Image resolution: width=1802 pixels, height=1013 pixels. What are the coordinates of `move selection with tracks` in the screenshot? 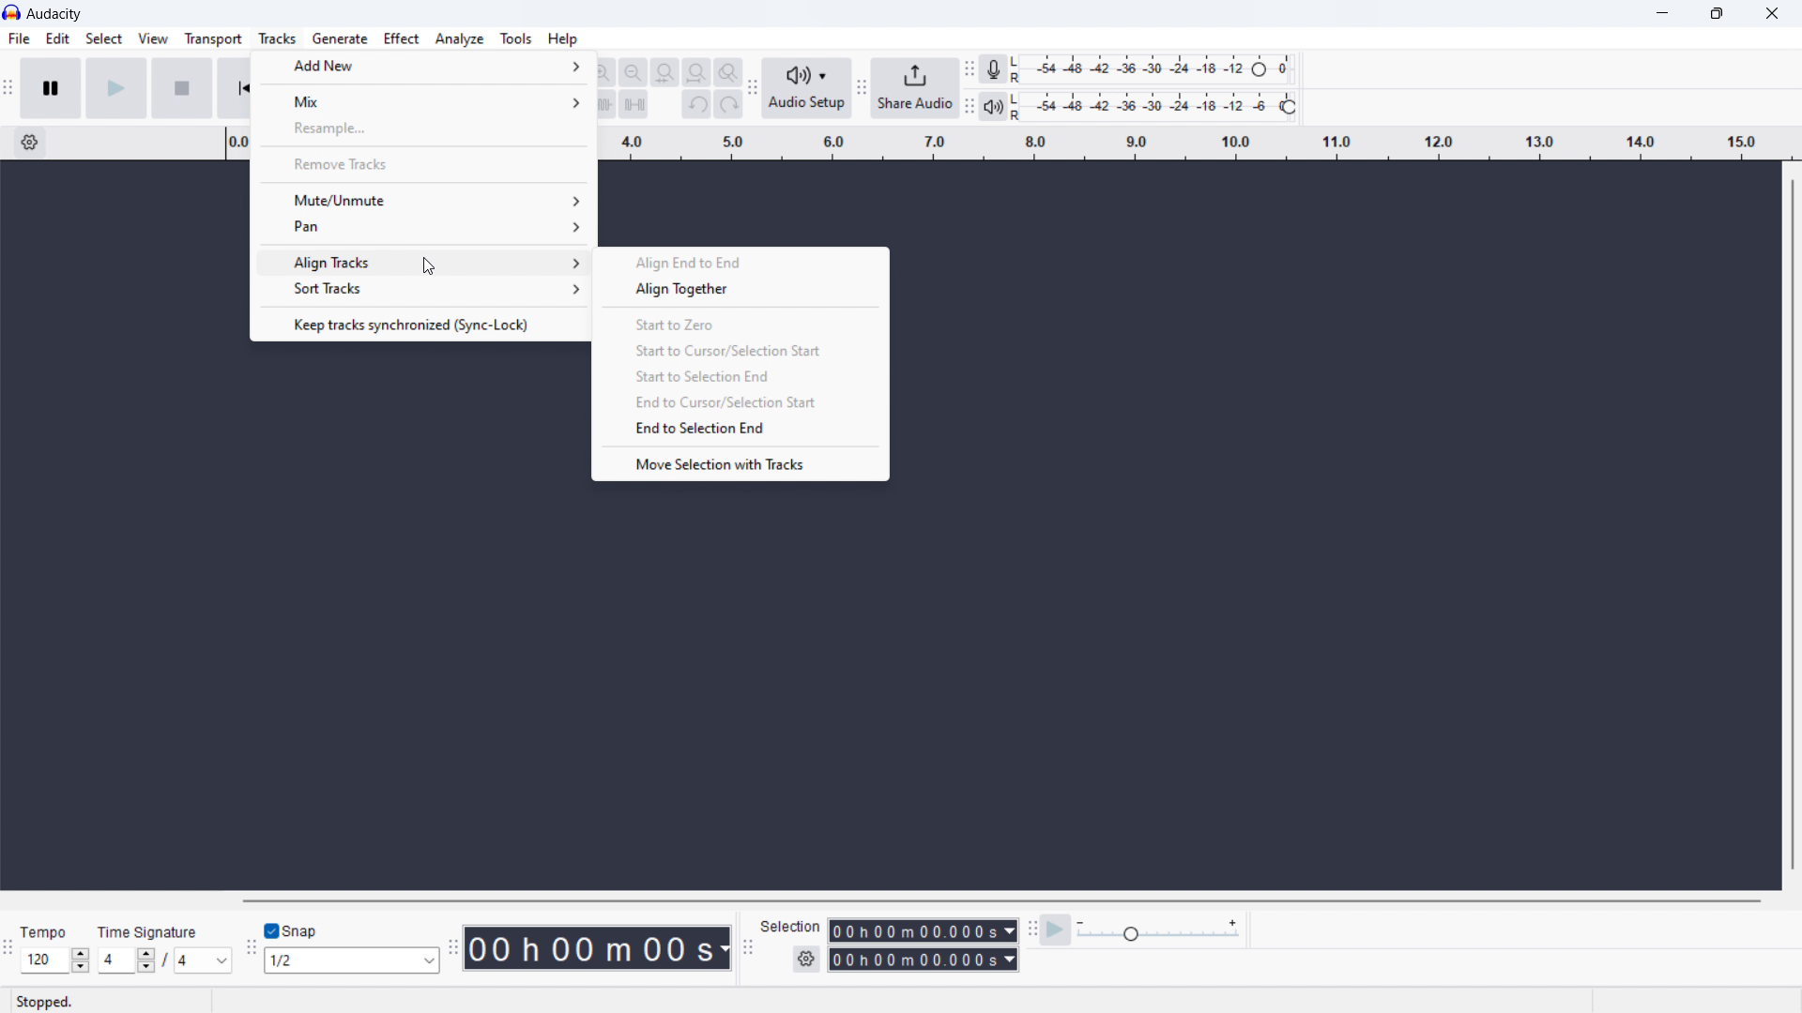 It's located at (741, 463).